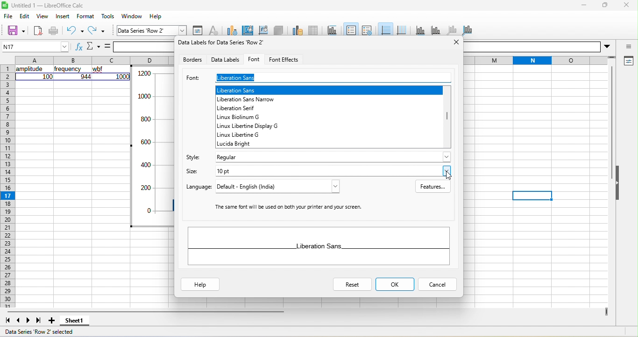 The height and width of the screenshot is (337, 638). What do you see at coordinates (432, 187) in the screenshot?
I see `features` at bounding box center [432, 187].